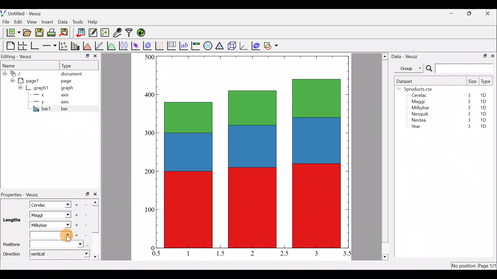  What do you see at coordinates (184, 45) in the screenshot?
I see `Text label` at bounding box center [184, 45].